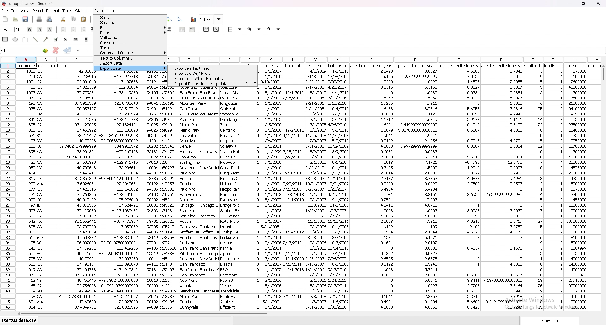 This screenshot has height=325, width=606. I want to click on minimize, so click(570, 3).